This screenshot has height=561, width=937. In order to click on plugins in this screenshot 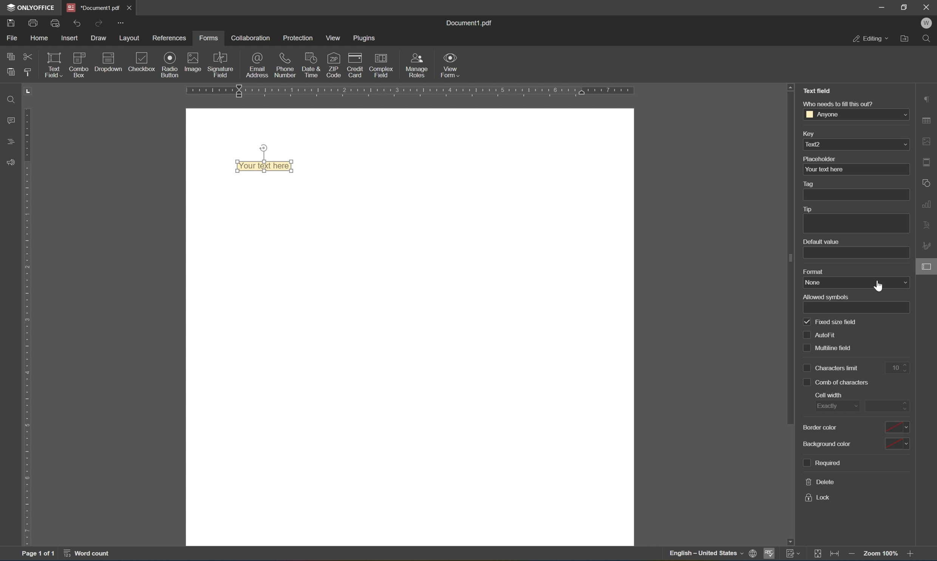, I will do `click(366, 38)`.